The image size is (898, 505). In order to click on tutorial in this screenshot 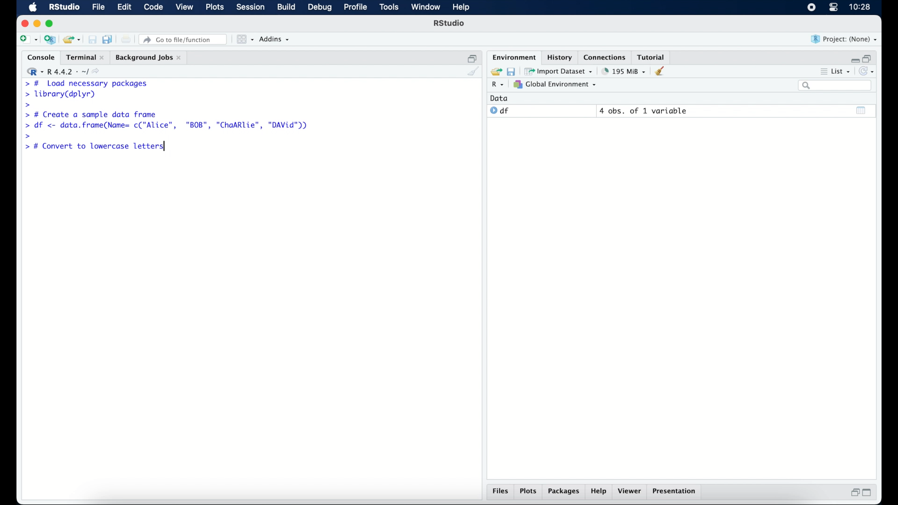, I will do `click(653, 57)`.